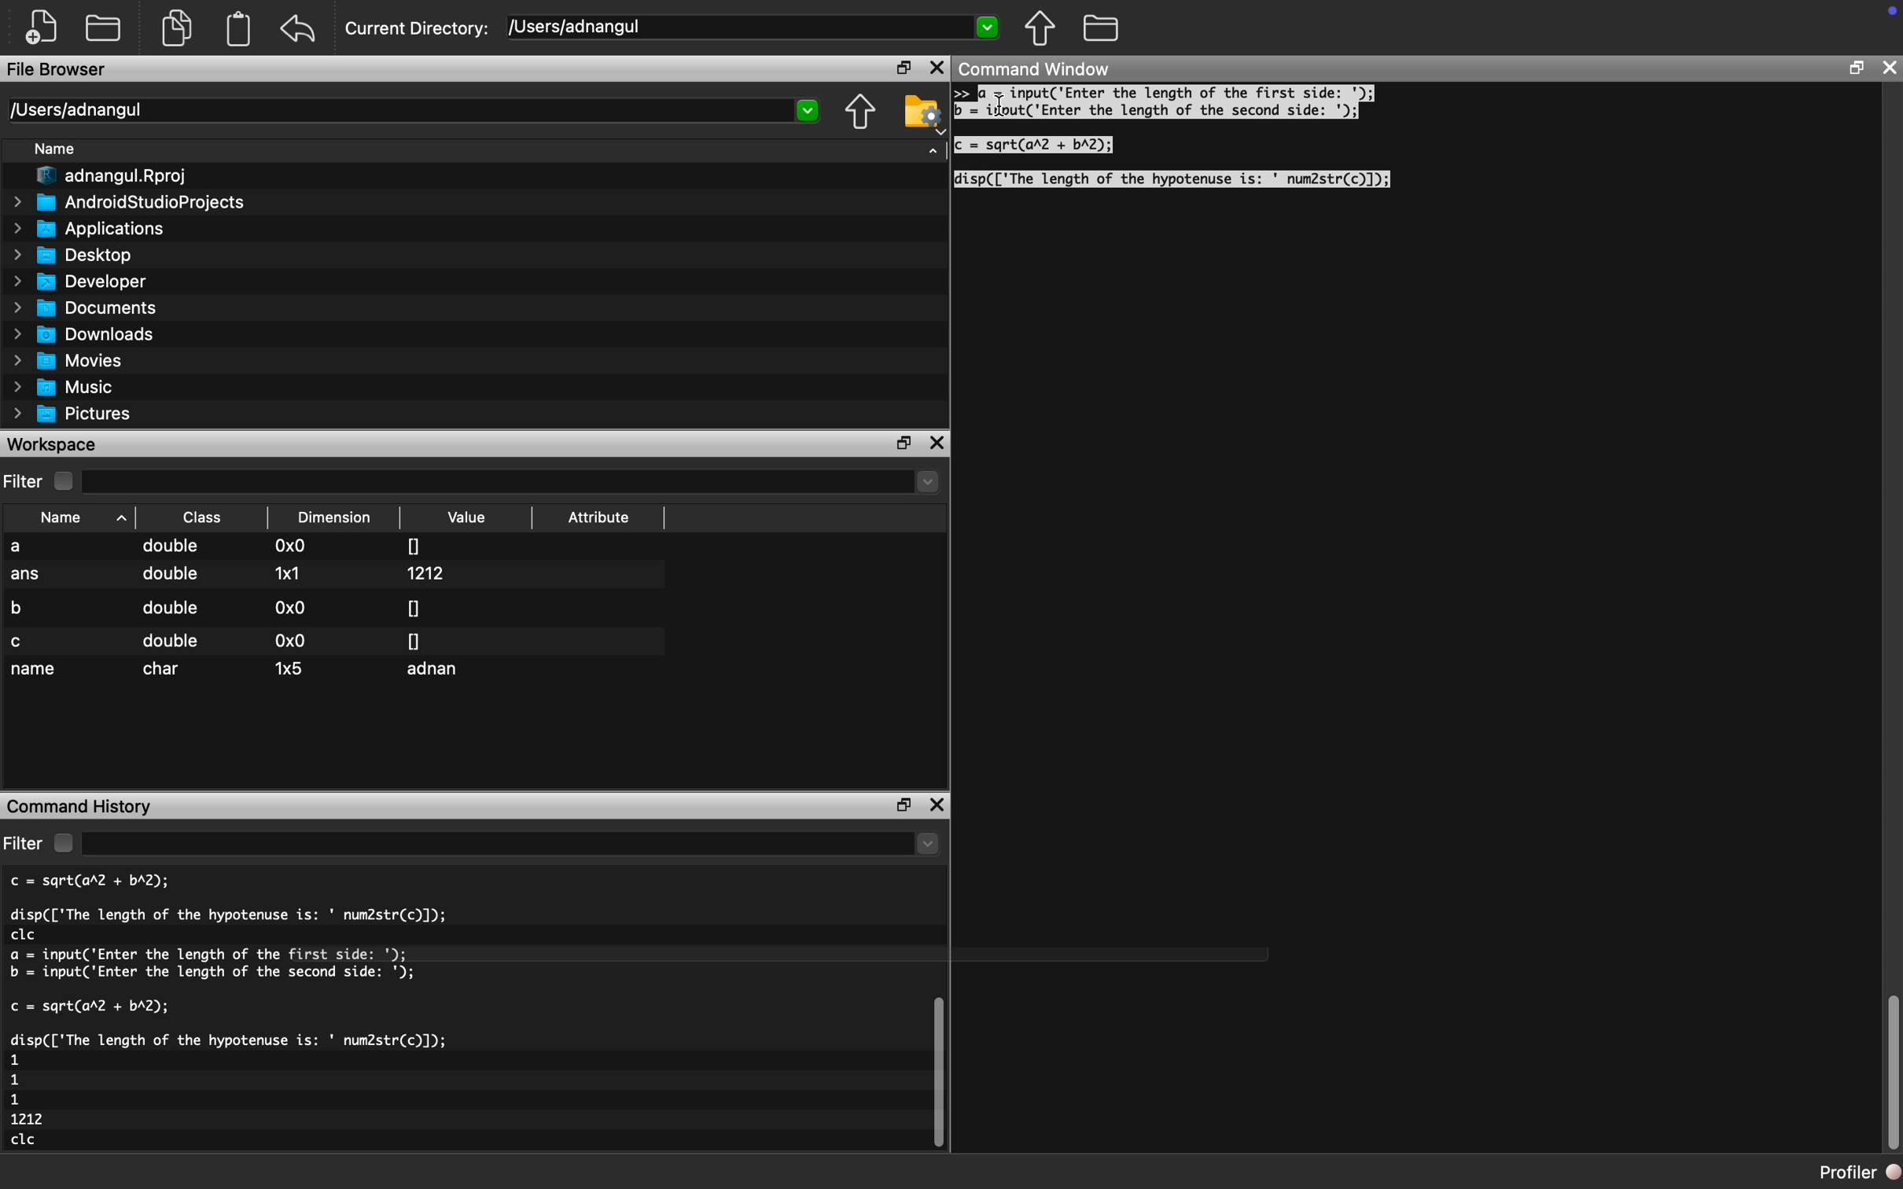 The width and height of the screenshot is (1903, 1189). I want to click on restore down, so click(906, 444).